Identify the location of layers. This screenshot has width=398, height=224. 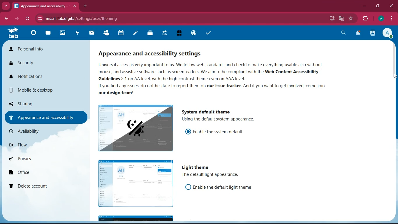
(148, 33).